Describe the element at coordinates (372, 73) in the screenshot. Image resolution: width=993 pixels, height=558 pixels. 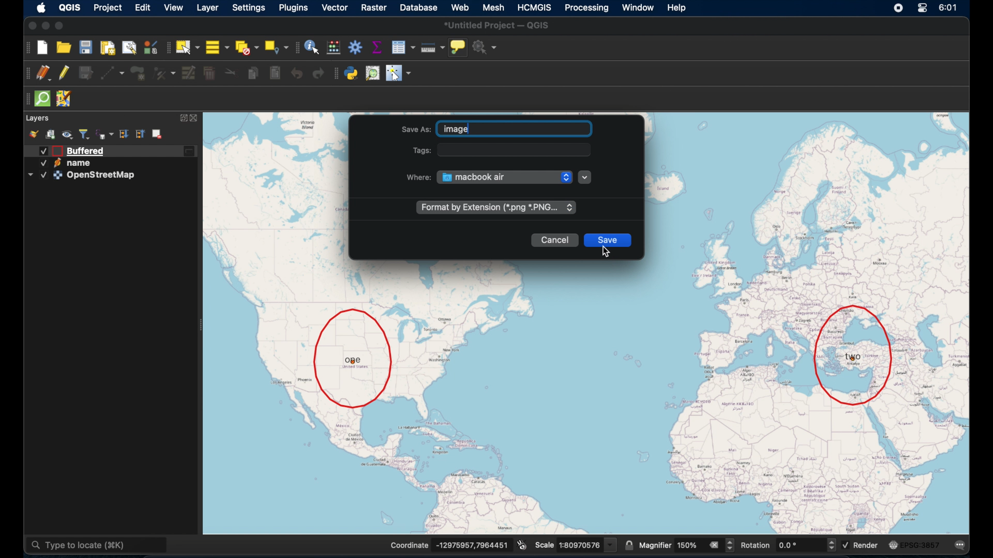
I see `osm place search` at that location.